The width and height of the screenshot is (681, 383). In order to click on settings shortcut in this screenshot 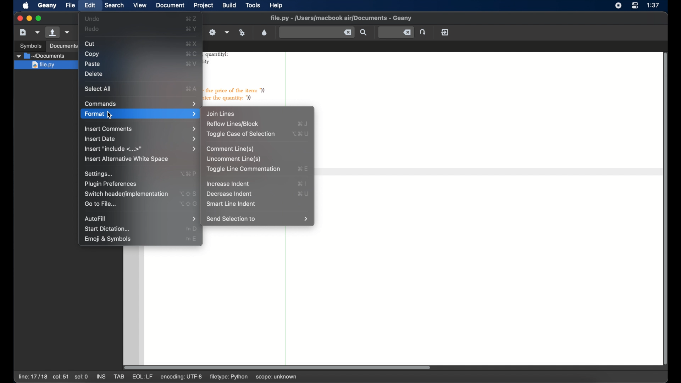, I will do `click(188, 174)`.